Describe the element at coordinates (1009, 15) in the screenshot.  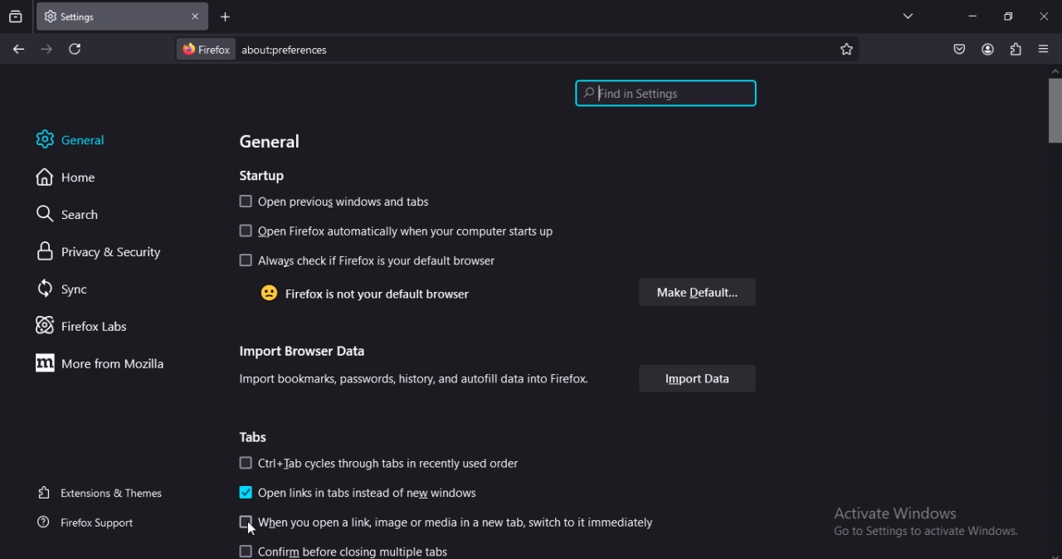
I see `restore windows` at that location.